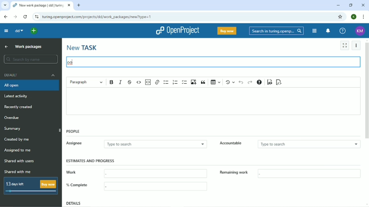  What do you see at coordinates (148, 82) in the screenshot?
I see `Insert code snippet` at bounding box center [148, 82].